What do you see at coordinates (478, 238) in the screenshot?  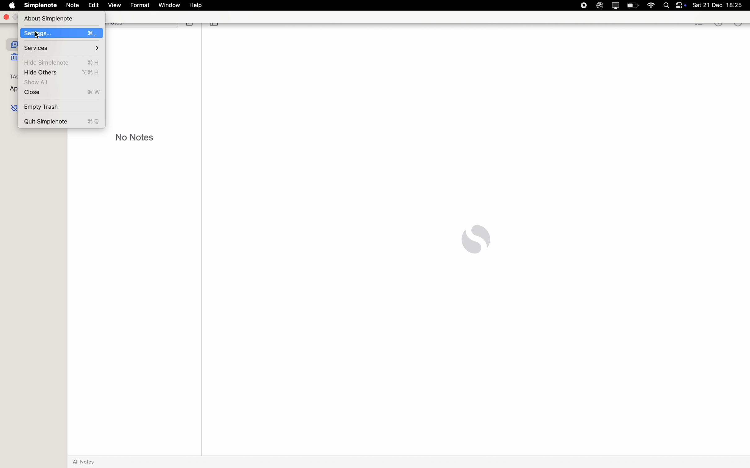 I see `Simplenote logo` at bounding box center [478, 238].